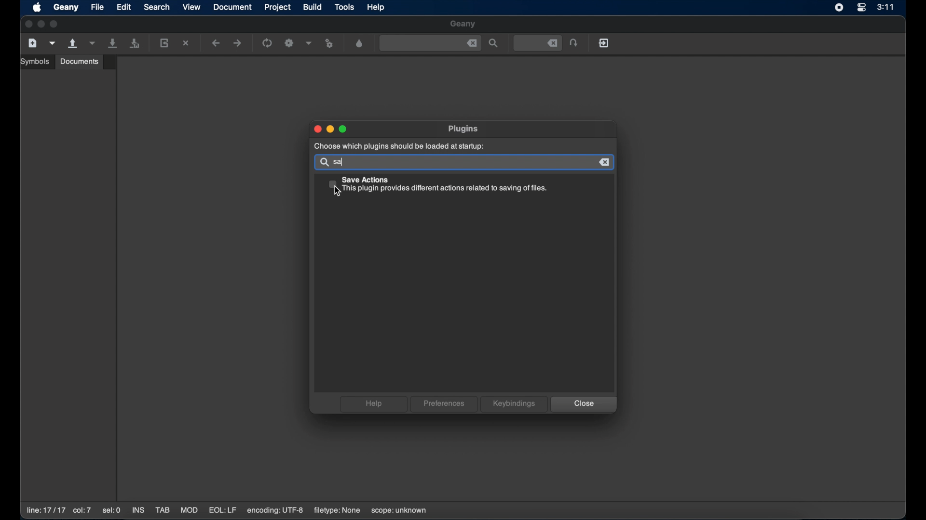 The height and width of the screenshot is (520, 926). I want to click on maximize, so click(55, 24).